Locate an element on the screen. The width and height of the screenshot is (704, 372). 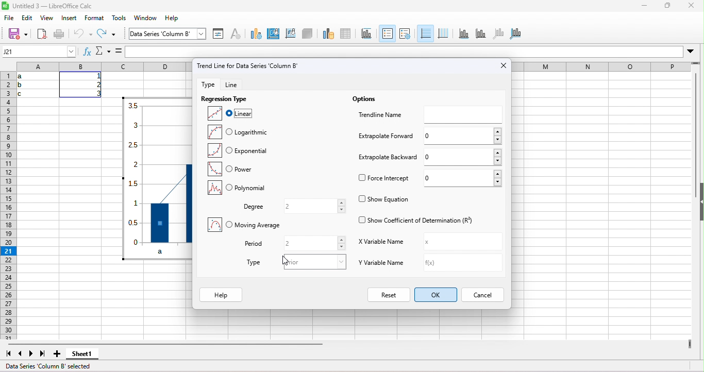
sheet 1 is located at coordinates (88, 353).